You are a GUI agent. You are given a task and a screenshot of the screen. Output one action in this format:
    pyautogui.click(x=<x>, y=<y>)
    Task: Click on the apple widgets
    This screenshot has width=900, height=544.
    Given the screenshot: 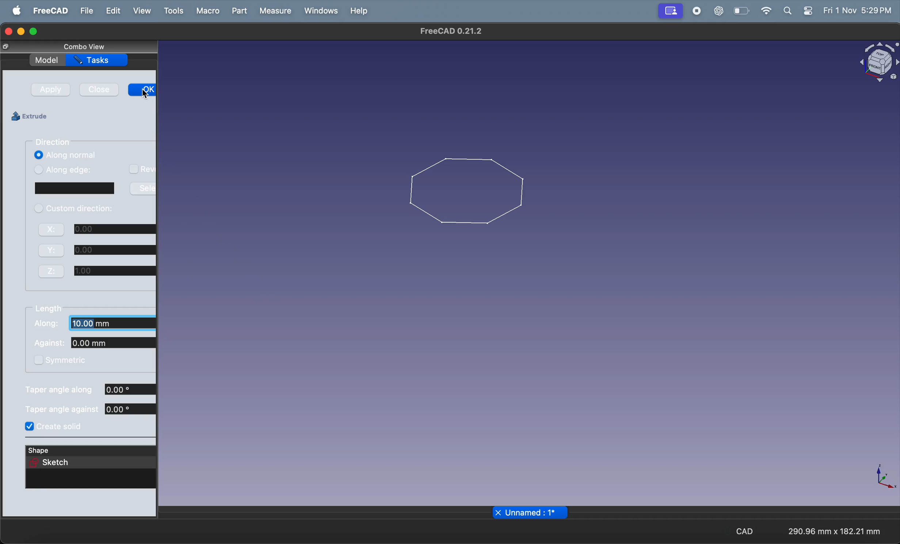 What is the action you would take?
    pyautogui.click(x=795, y=11)
    